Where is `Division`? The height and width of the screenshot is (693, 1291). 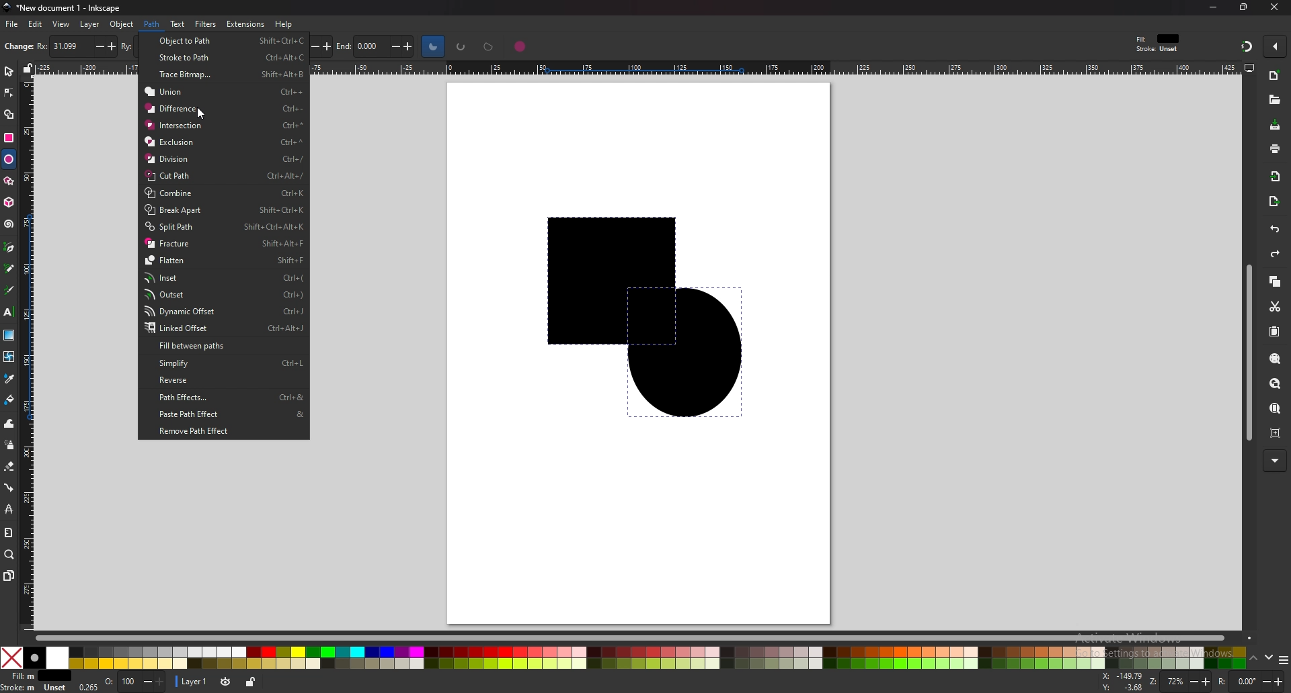
Division is located at coordinates (225, 159).